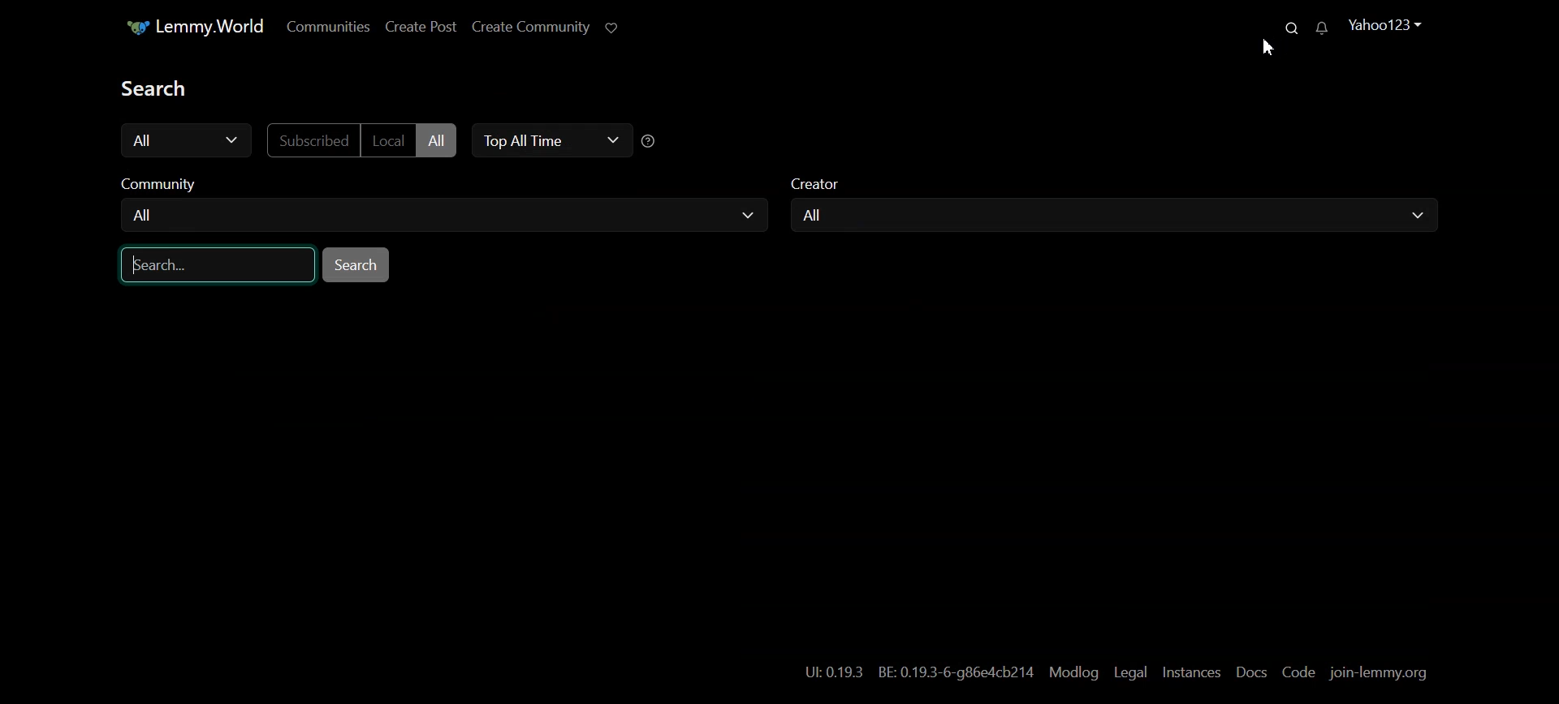  Describe the element at coordinates (421, 27) in the screenshot. I see `Create Post` at that location.